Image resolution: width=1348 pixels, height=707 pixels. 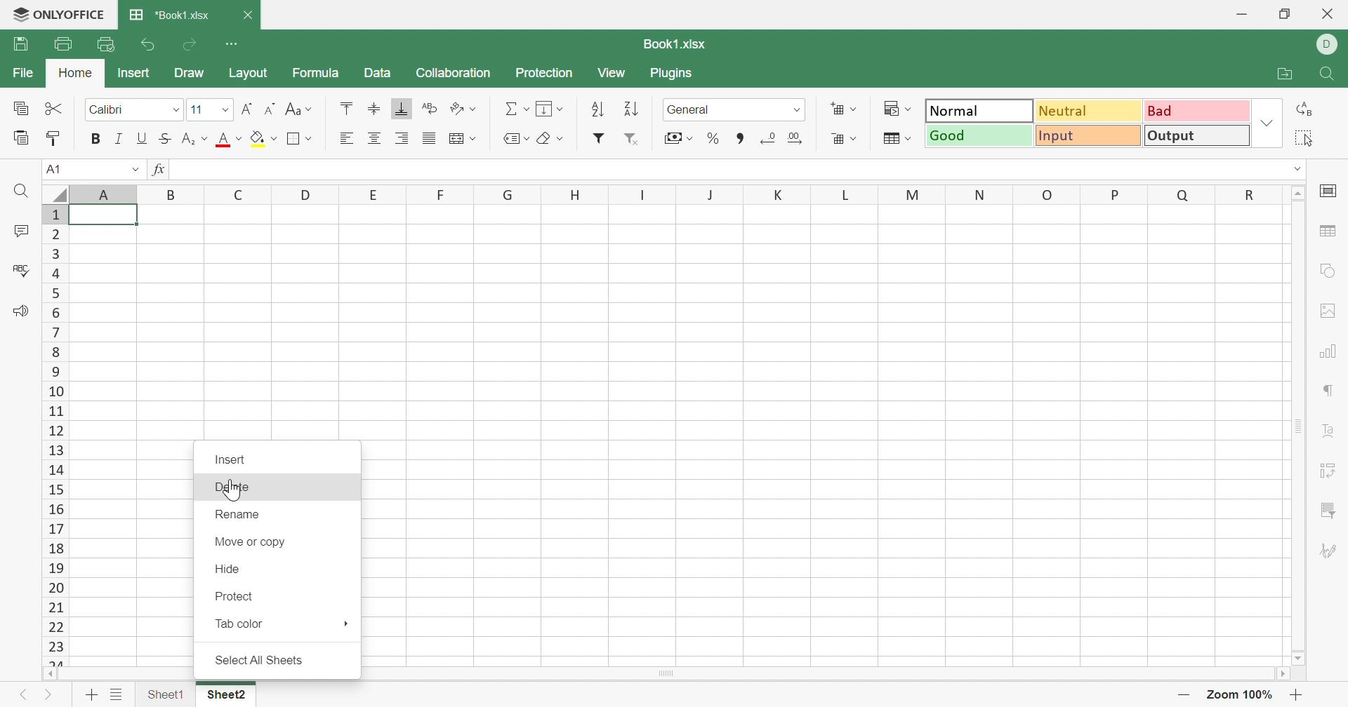 I want to click on Align Middle, so click(x=375, y=107).